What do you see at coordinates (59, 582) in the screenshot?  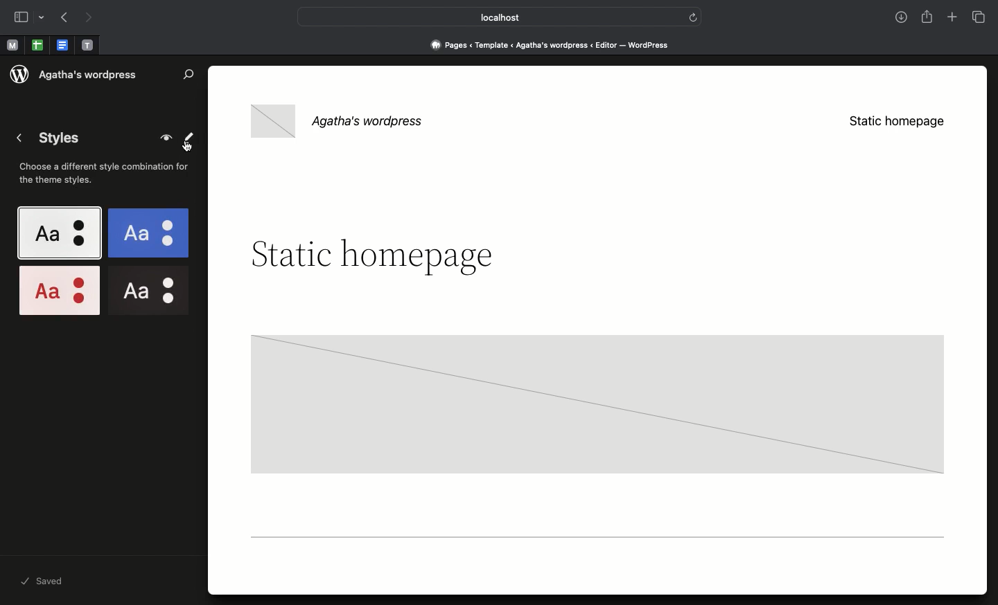 I see `saved` at bounding box center [59, 582].